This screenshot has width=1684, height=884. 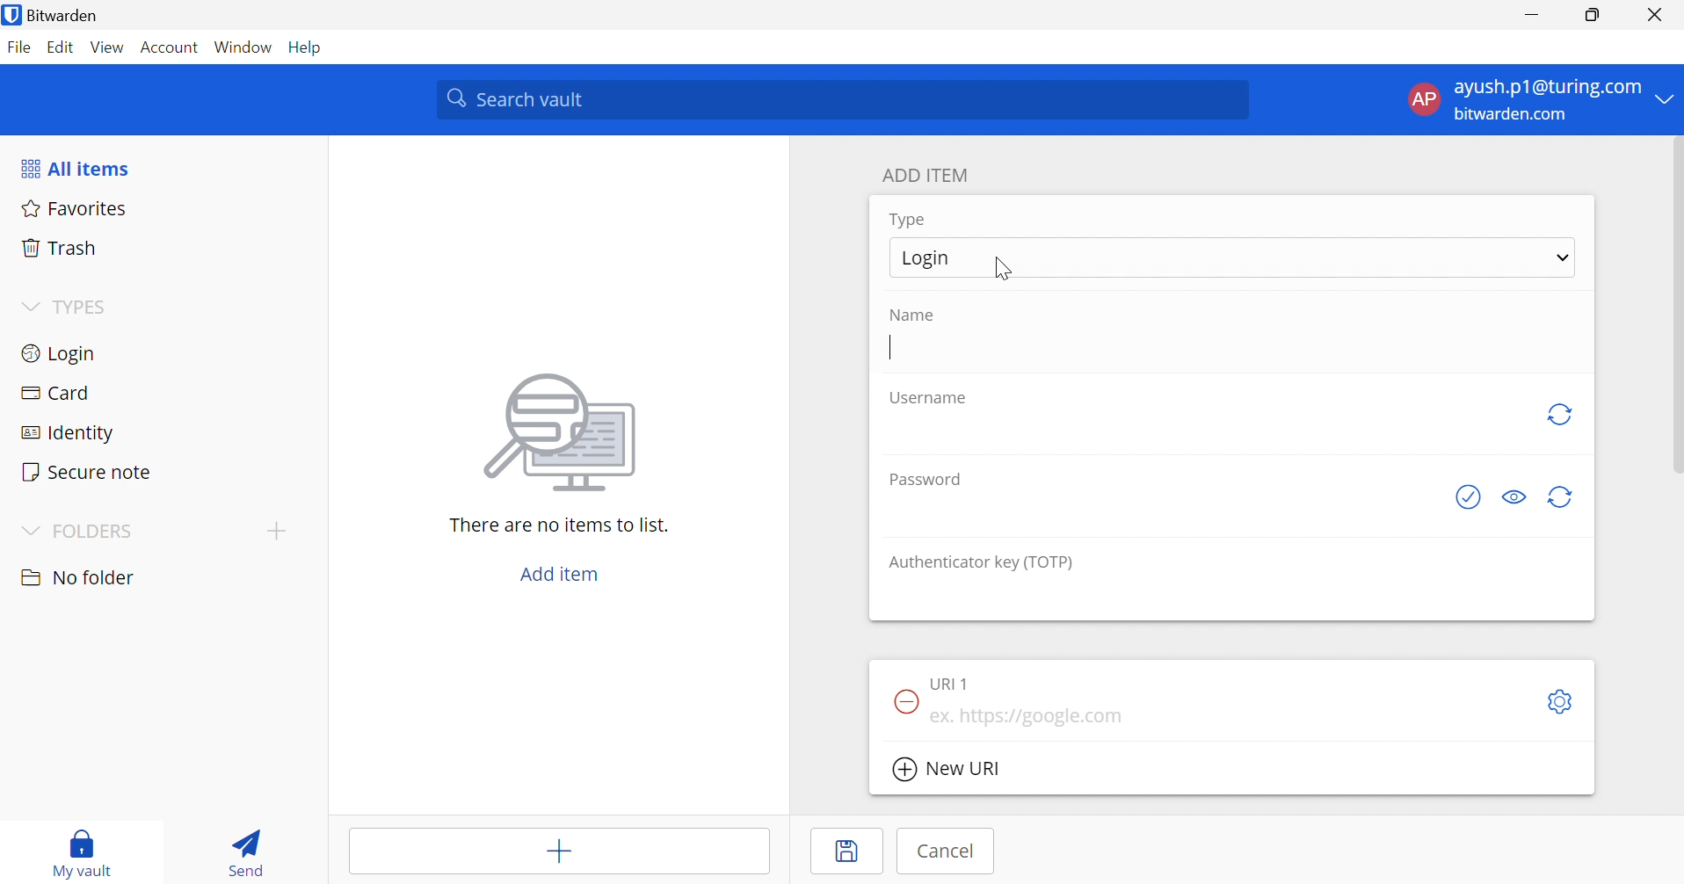 What do you see at coordinates (61, 393) in the screenshot?
I see `Card` at bounding box center [61, 393].